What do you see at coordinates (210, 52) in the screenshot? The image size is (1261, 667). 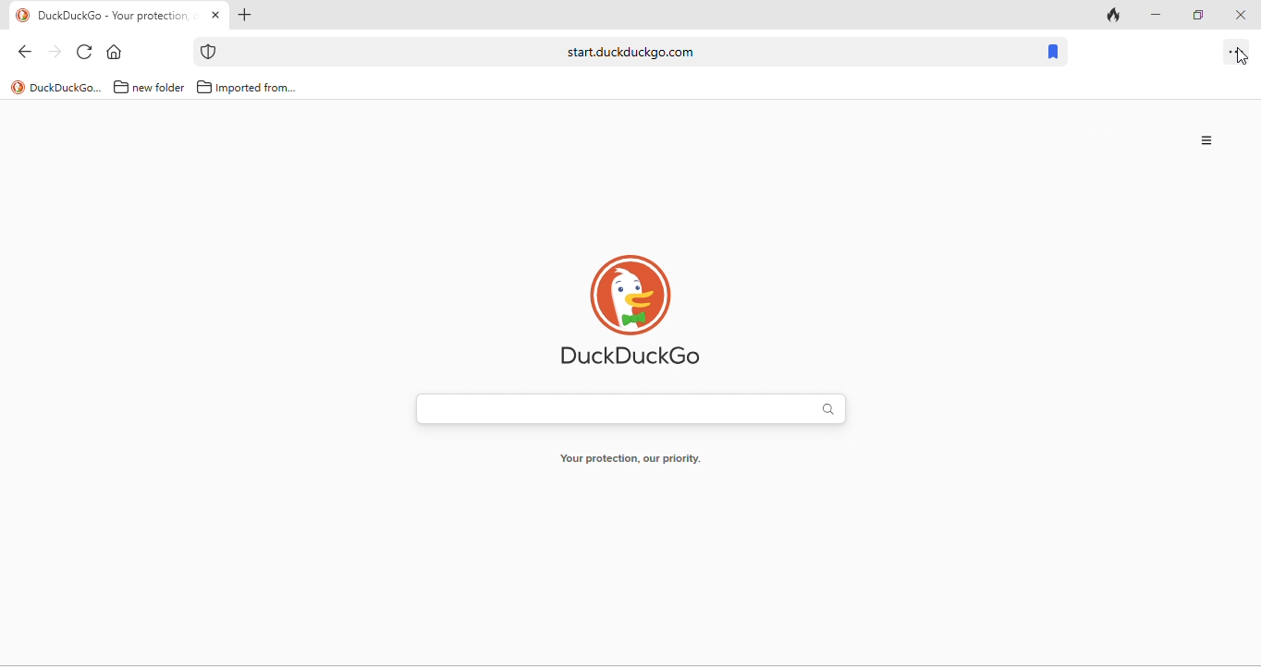 I see `icon` at bounding box center [210, 52].